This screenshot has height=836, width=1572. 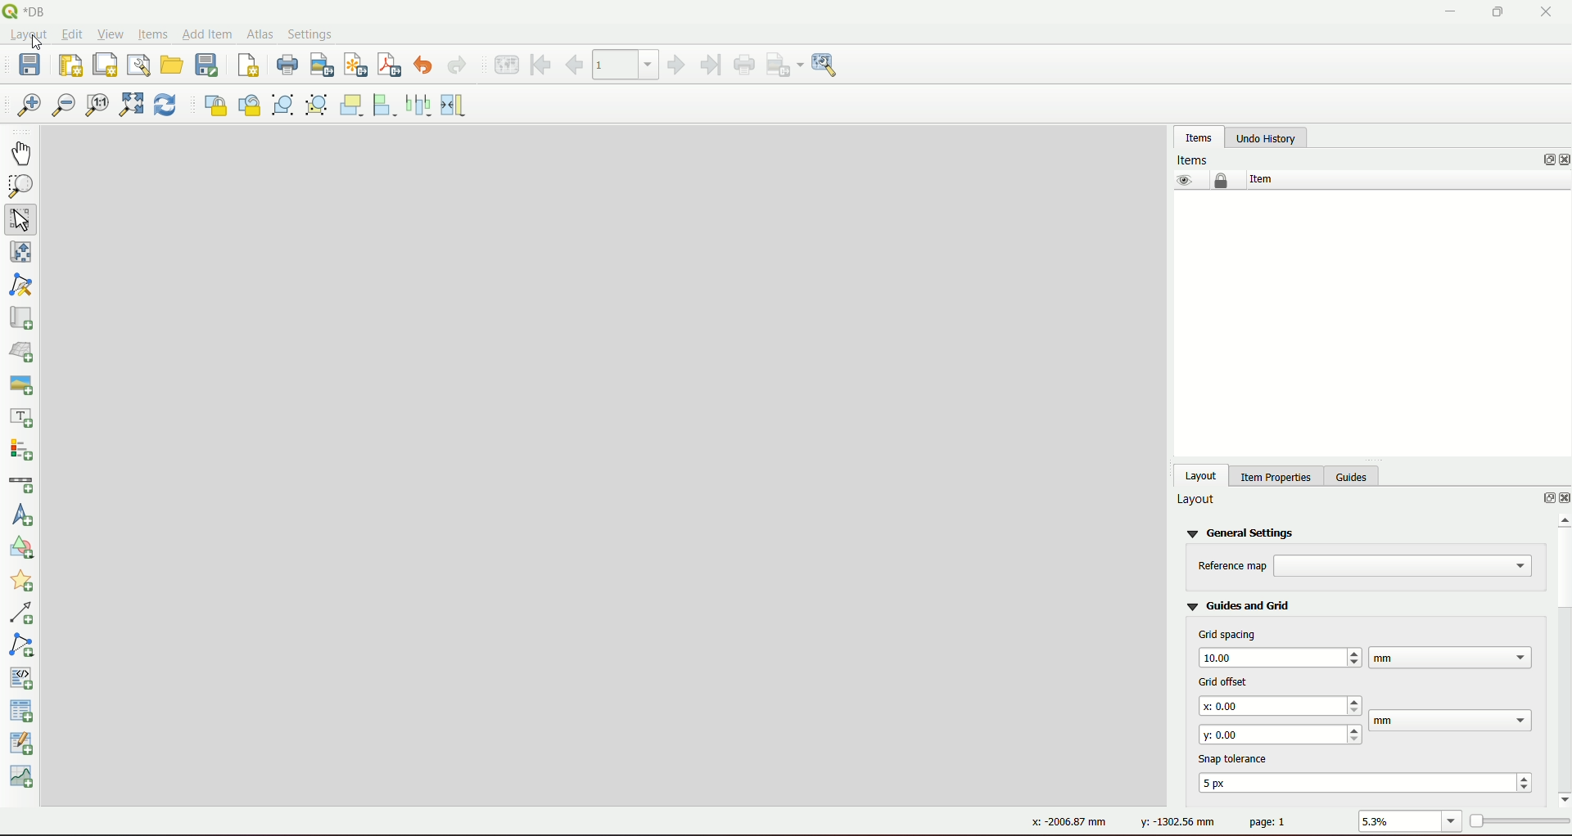 I want to click on Edit, so click(x=72, y=36).